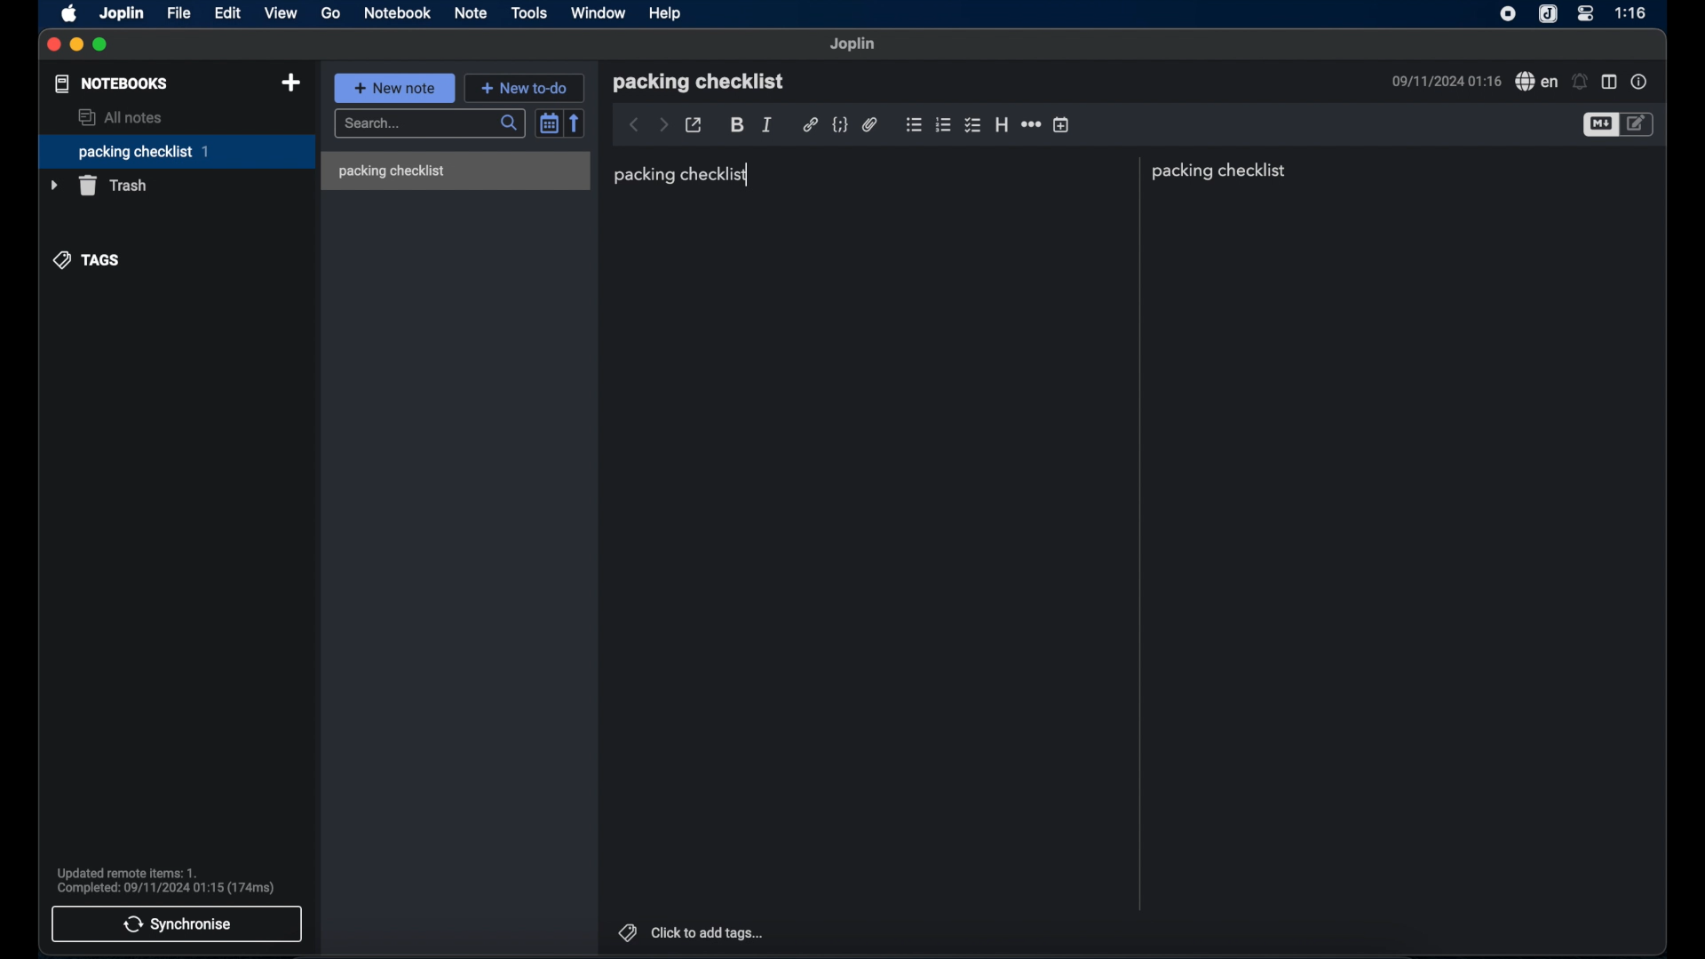  I want to click on packing checklist, so click(682, 175).